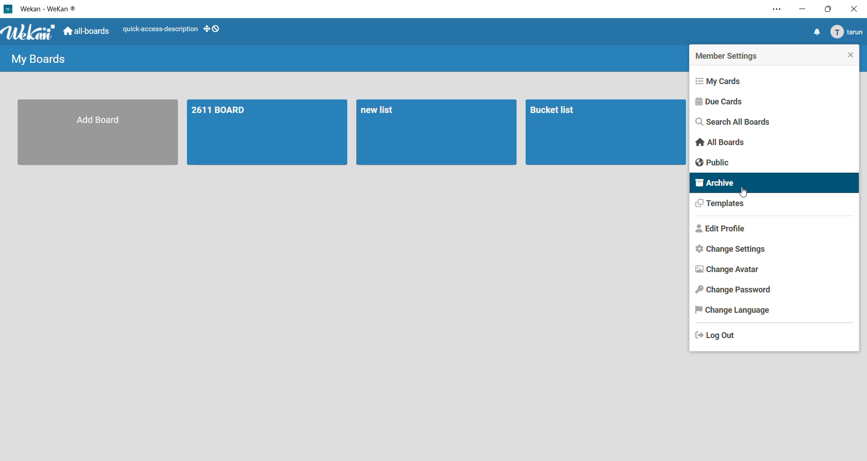  I want to click on member settings, so click(727, 55).